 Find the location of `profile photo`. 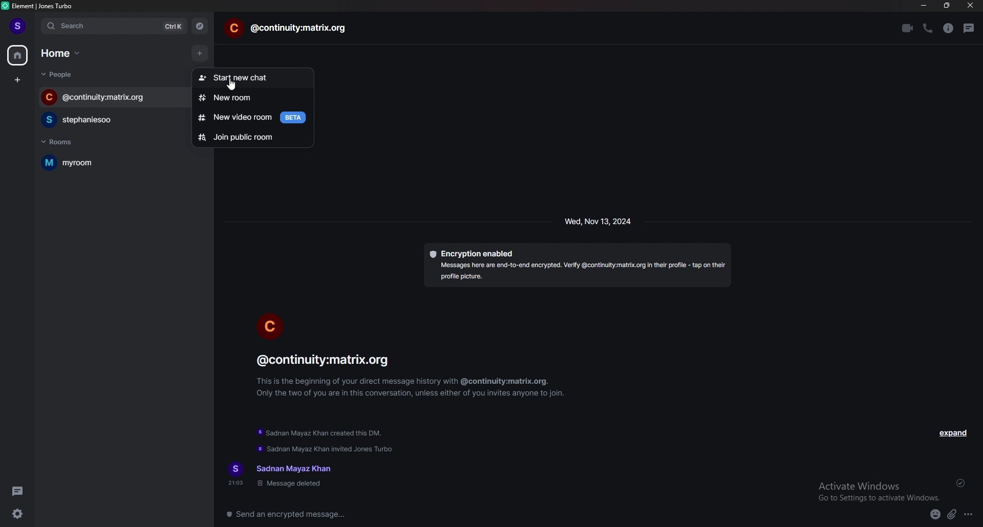

profile photo is located at coordinates (270, 325).